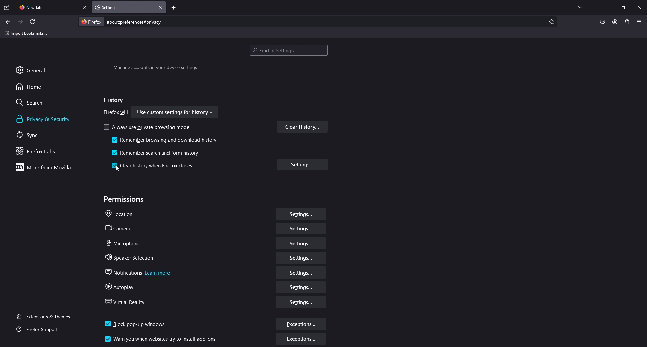  What do you see at coordinates (45, 151) in the screenshot?
I see `firefox labs` at bounding box center [45, 151].